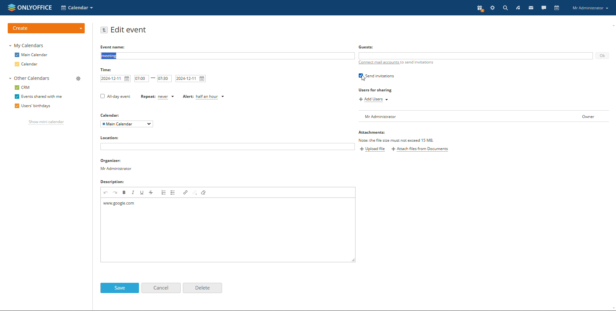 The height and width of the screenshot is (311, 616). I want to click on my calendars, so click(27, 46).